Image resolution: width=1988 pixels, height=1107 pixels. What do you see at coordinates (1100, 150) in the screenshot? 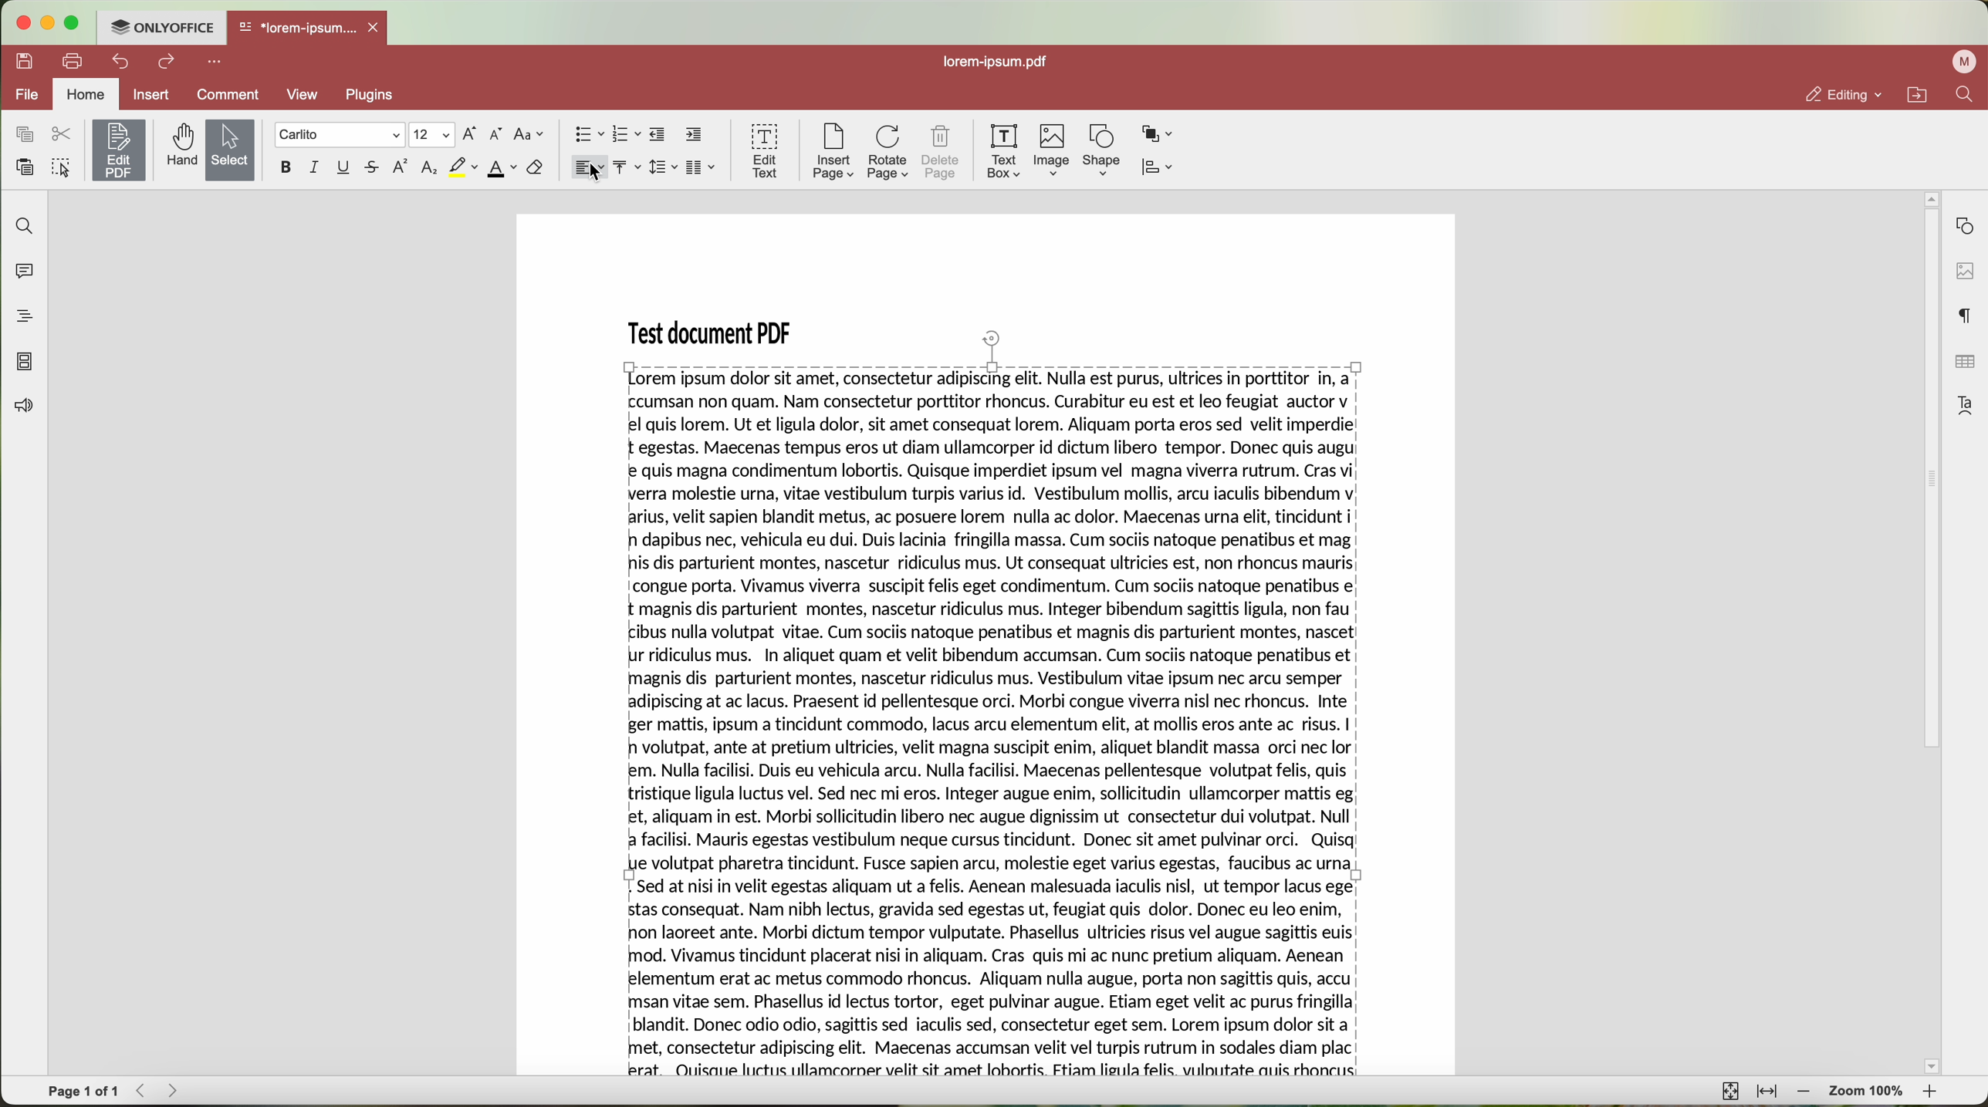
I see `shape` at bounding box center [1100, 150].